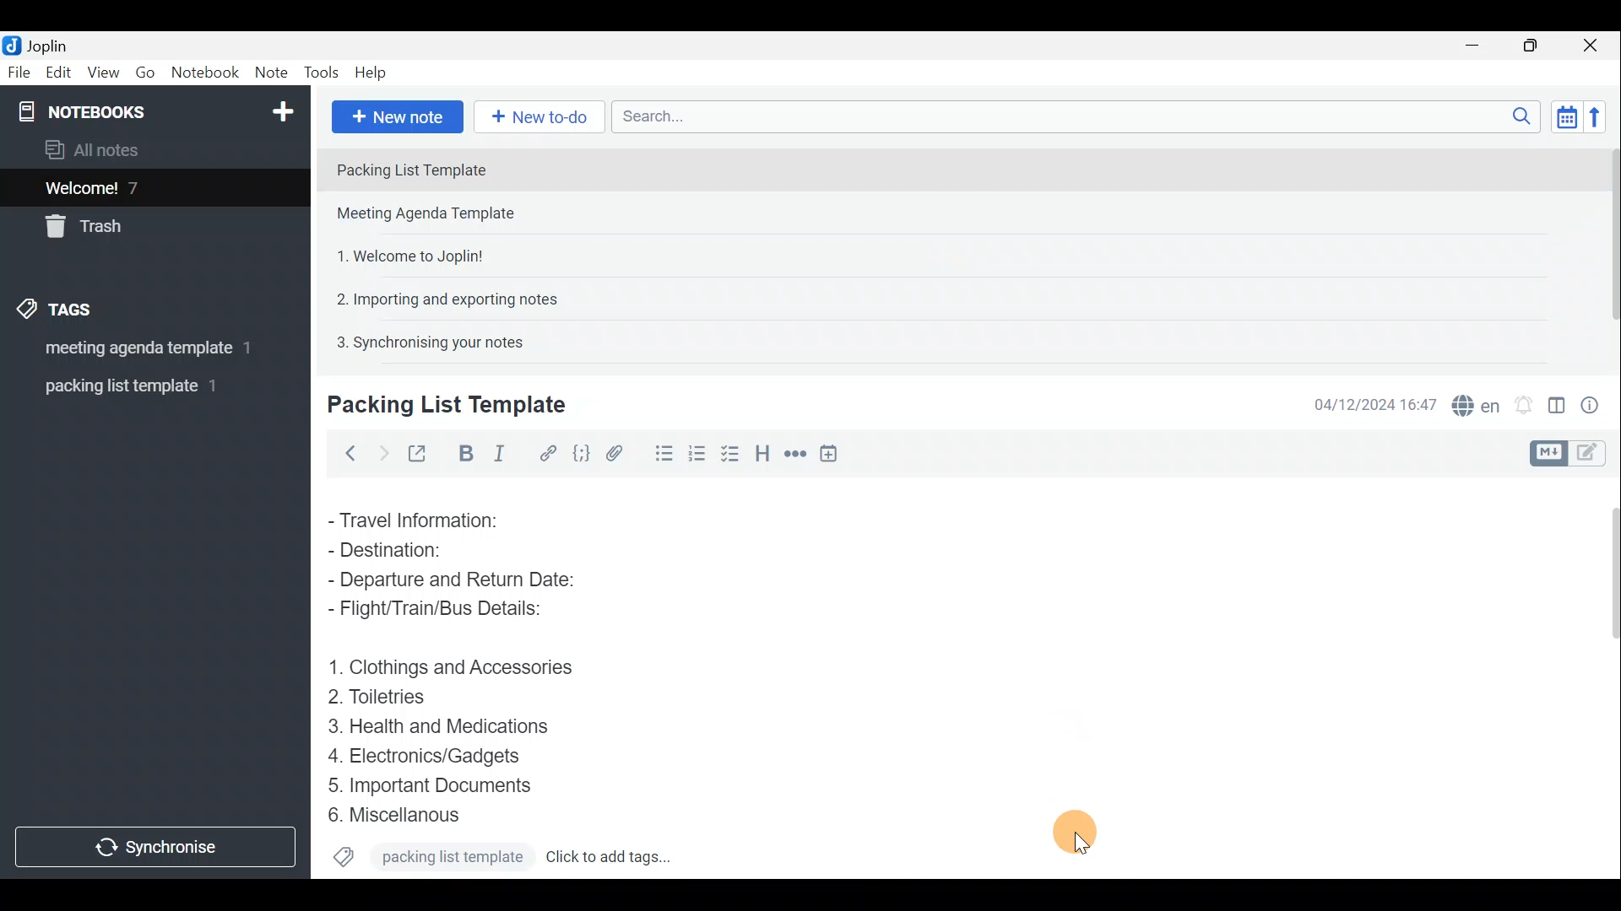 Image resolution: width=1621 pixels, height=911 pixels. Describe the element at coordinates (464, 452) in the screenshot. I see `Bold` at that location.